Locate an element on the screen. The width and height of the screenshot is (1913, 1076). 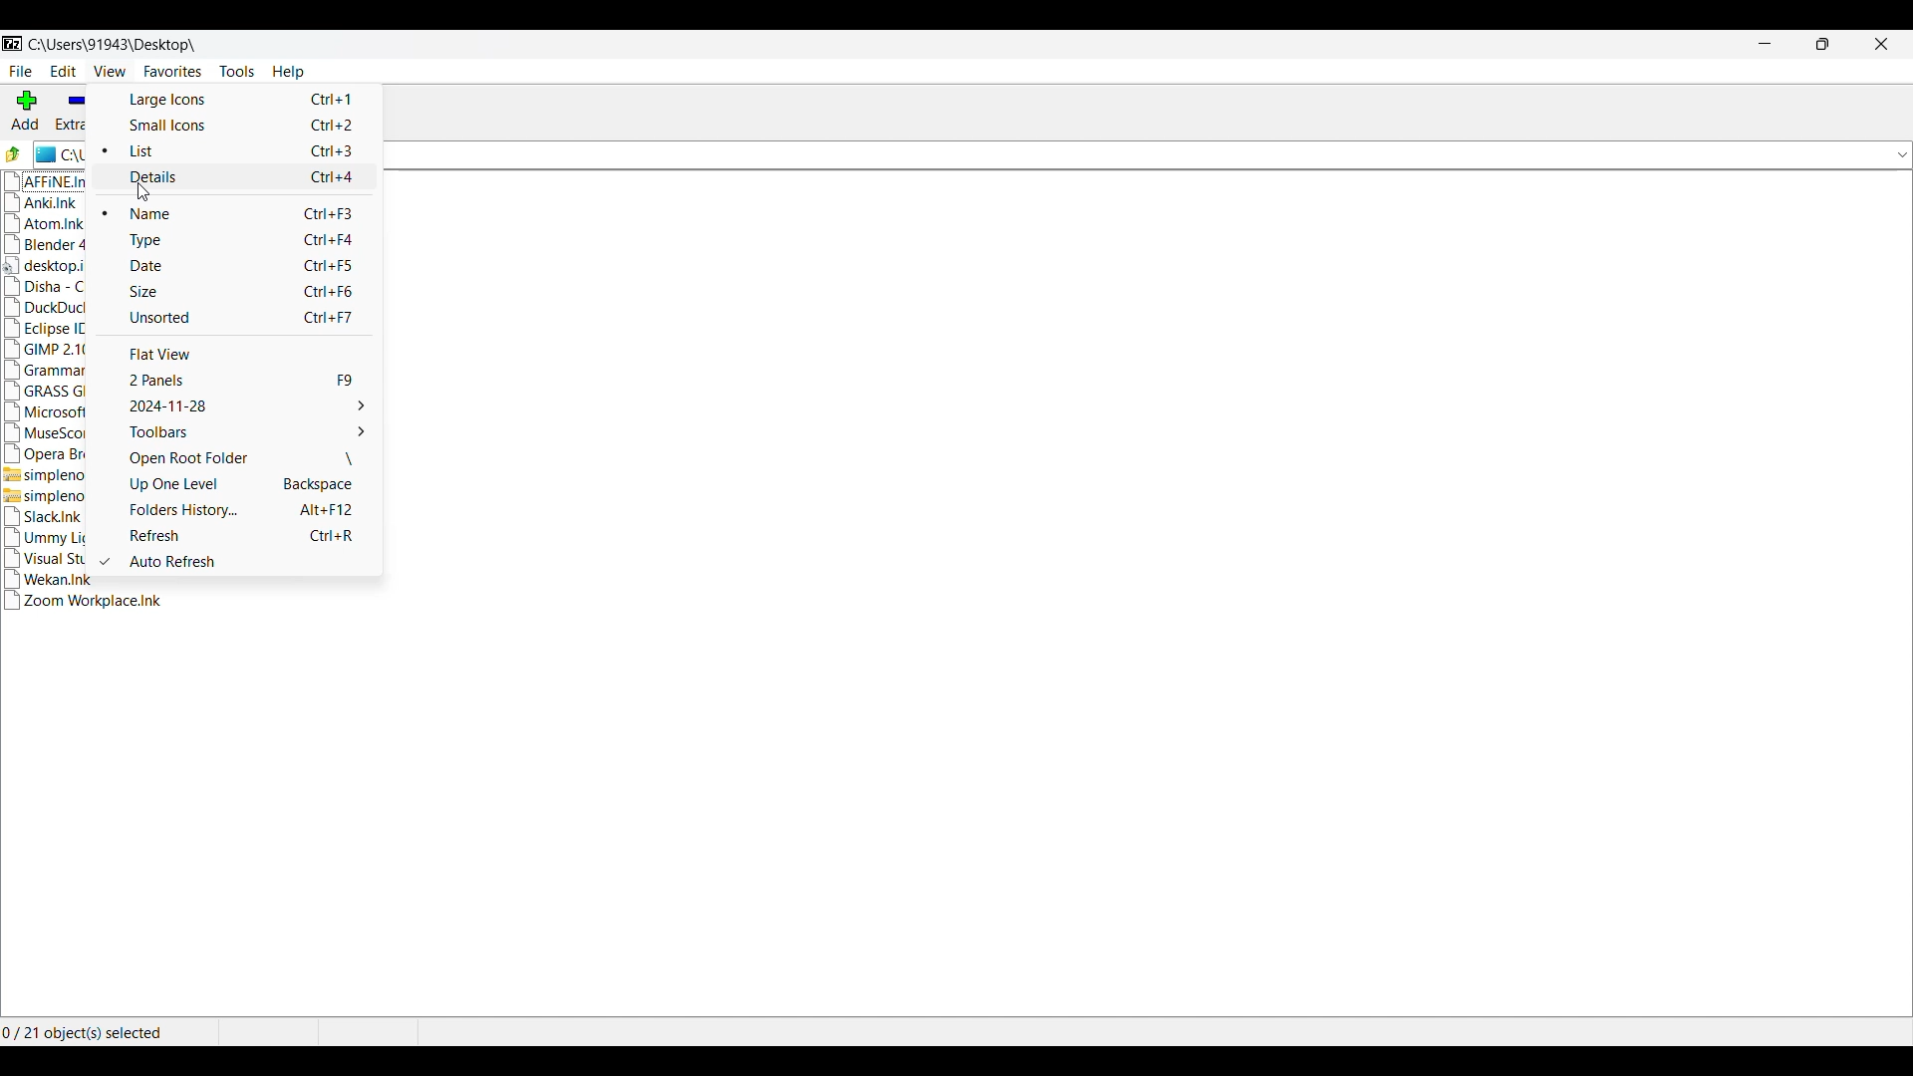
Details is located at coordinates (247, 177).